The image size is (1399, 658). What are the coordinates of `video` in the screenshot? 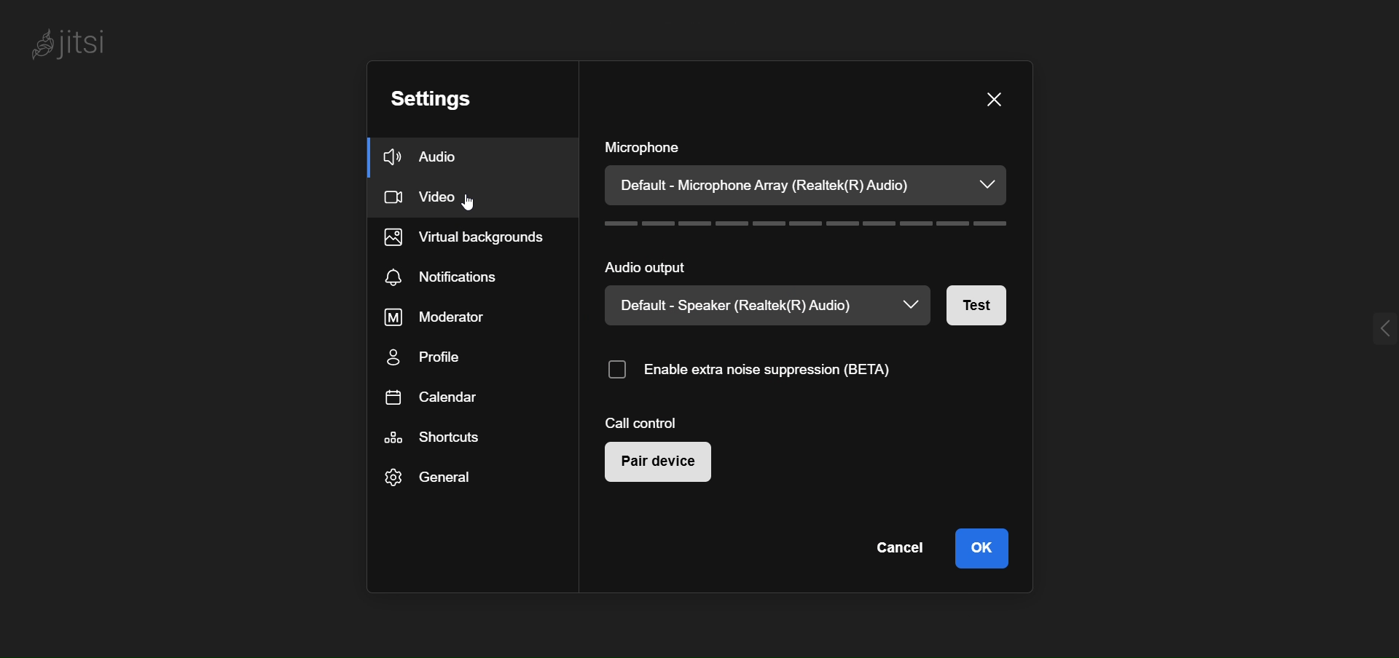 It's located at (437, 199).